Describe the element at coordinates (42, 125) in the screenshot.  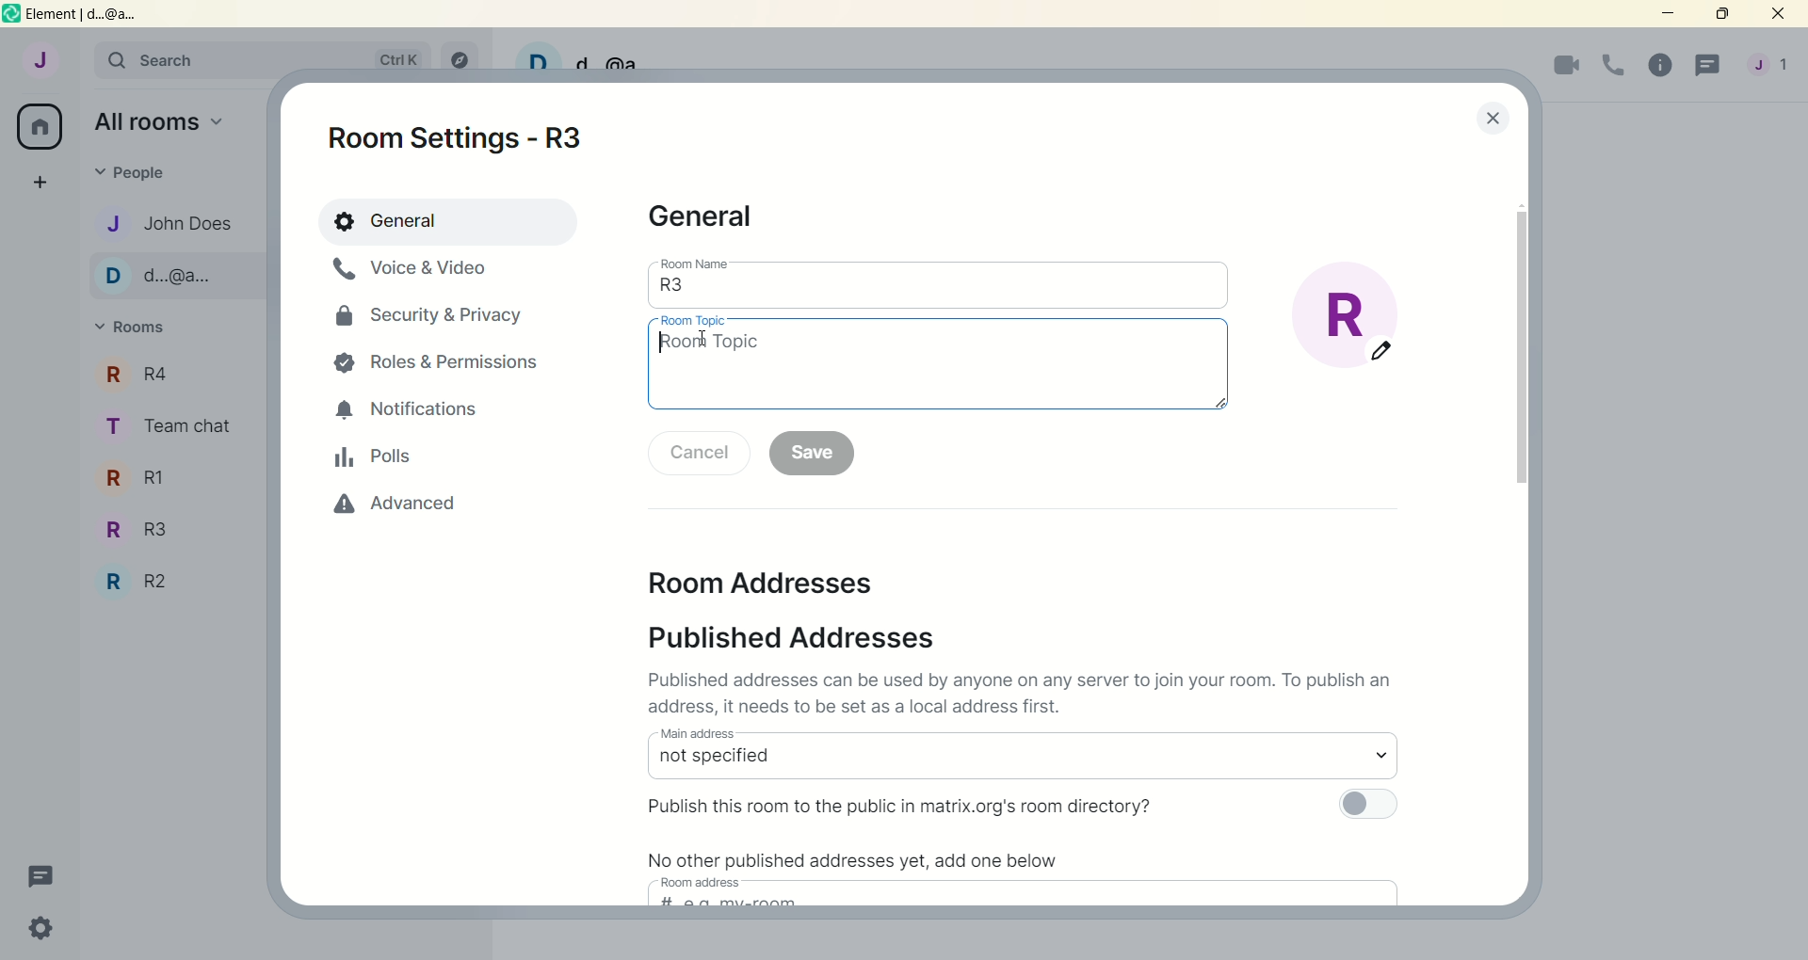
I see `all rooms` at that location.